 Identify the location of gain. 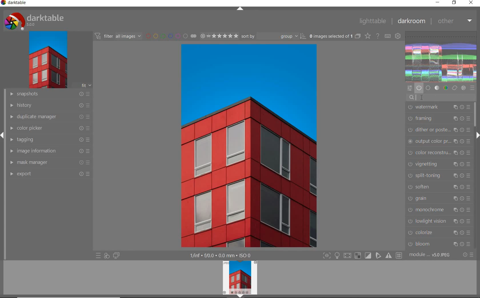
(439, 199).